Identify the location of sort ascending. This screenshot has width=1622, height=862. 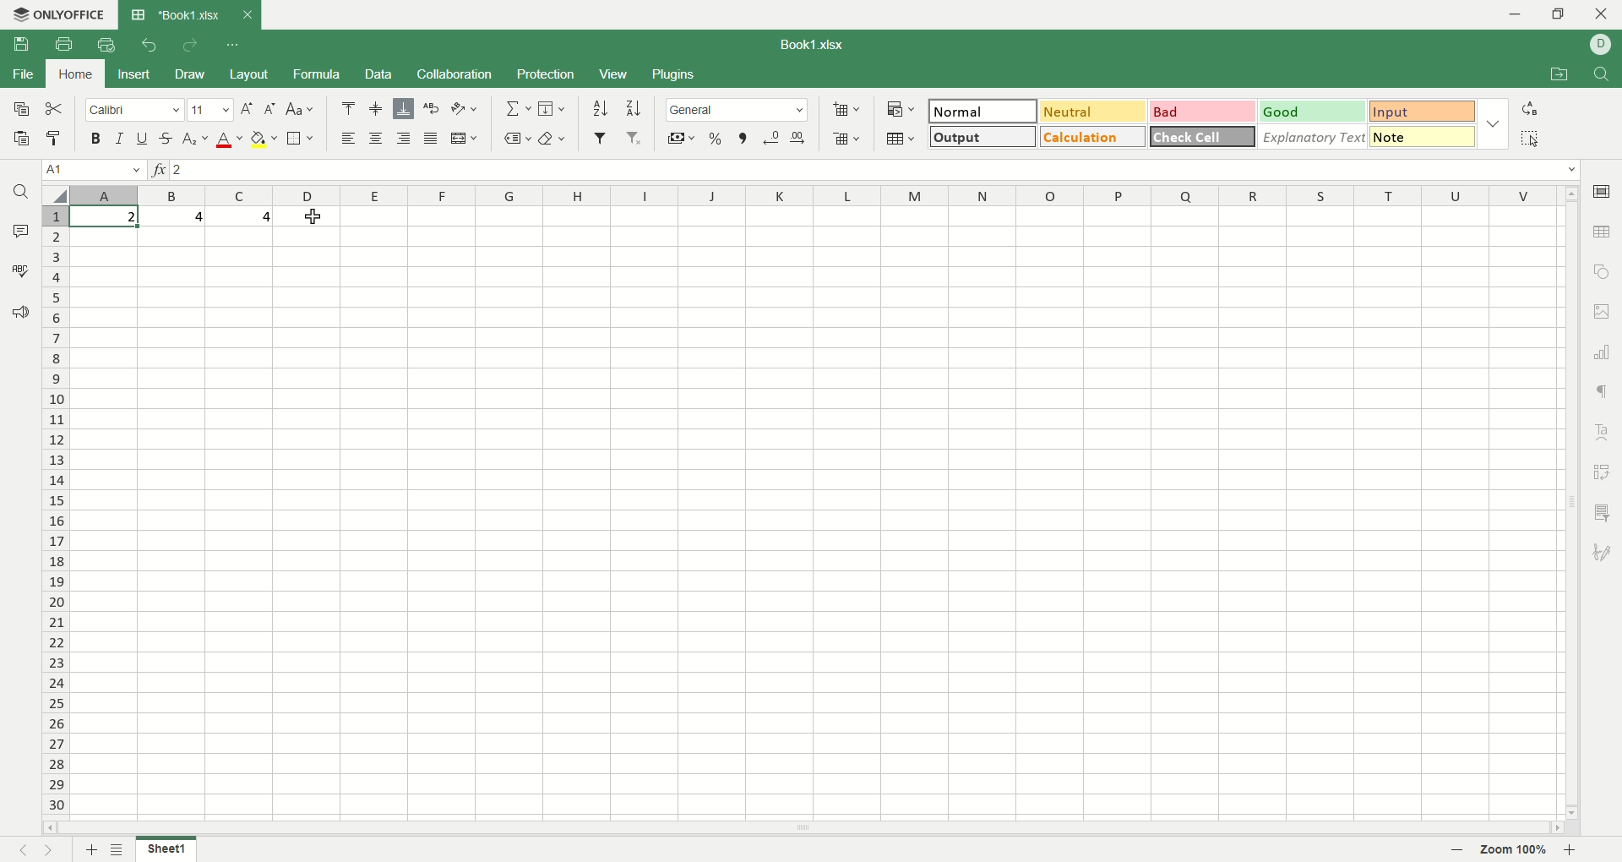
(599, 108).